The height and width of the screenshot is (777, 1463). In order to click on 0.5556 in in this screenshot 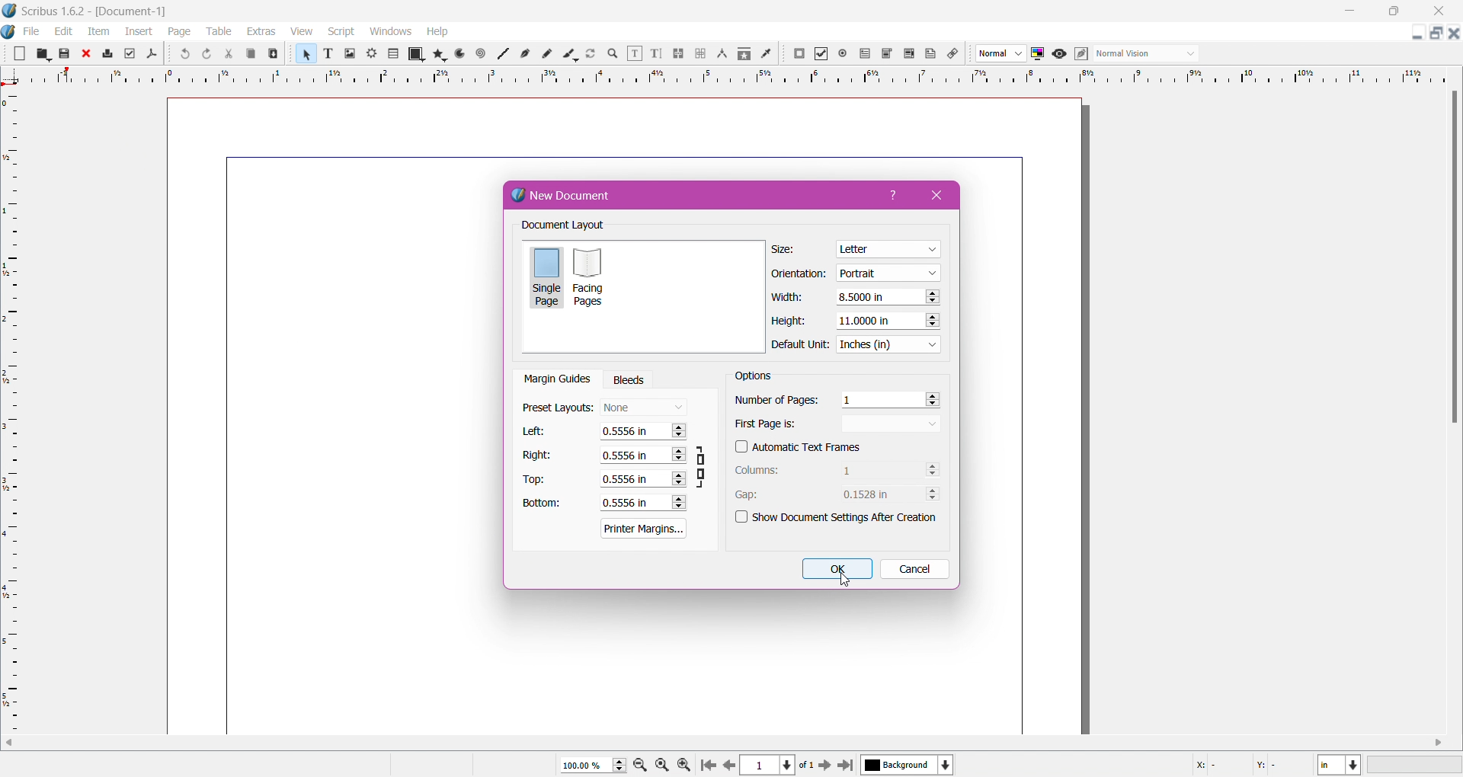, I will do `click(632, 430)`.